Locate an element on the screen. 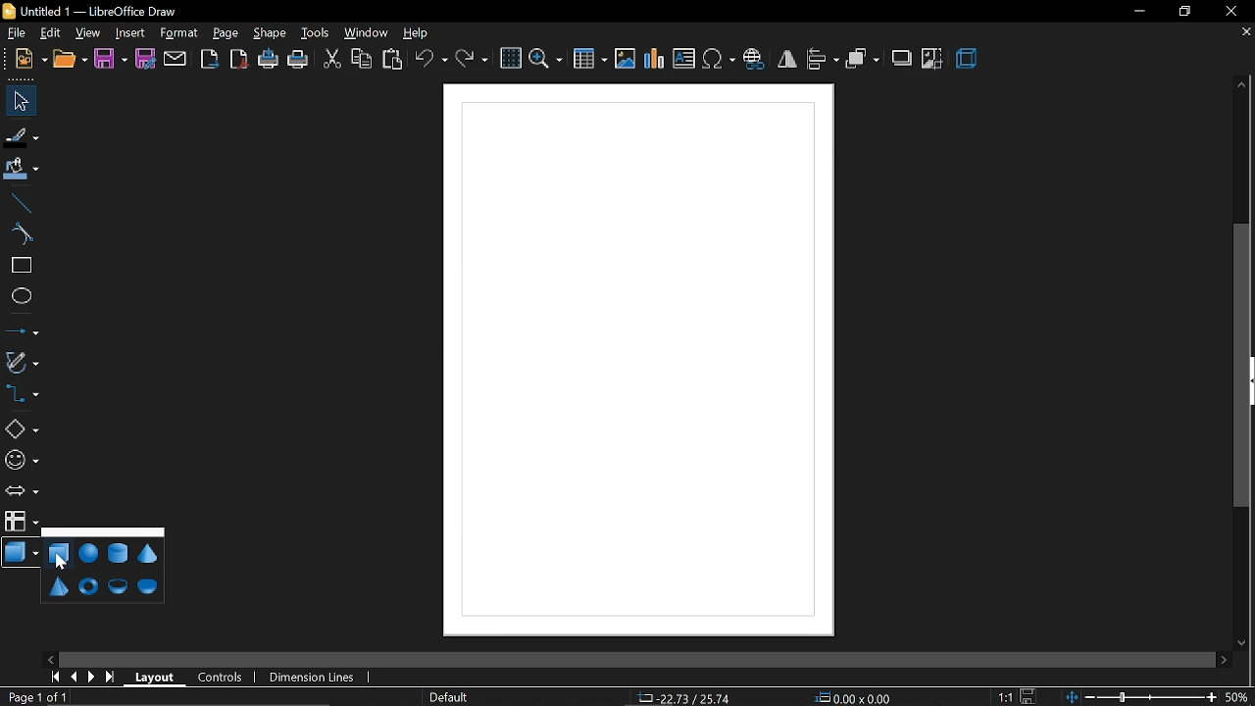 Image resolution: width=1255 pixels, height=706 pixels. arrange is located at coordinates (862, 61).